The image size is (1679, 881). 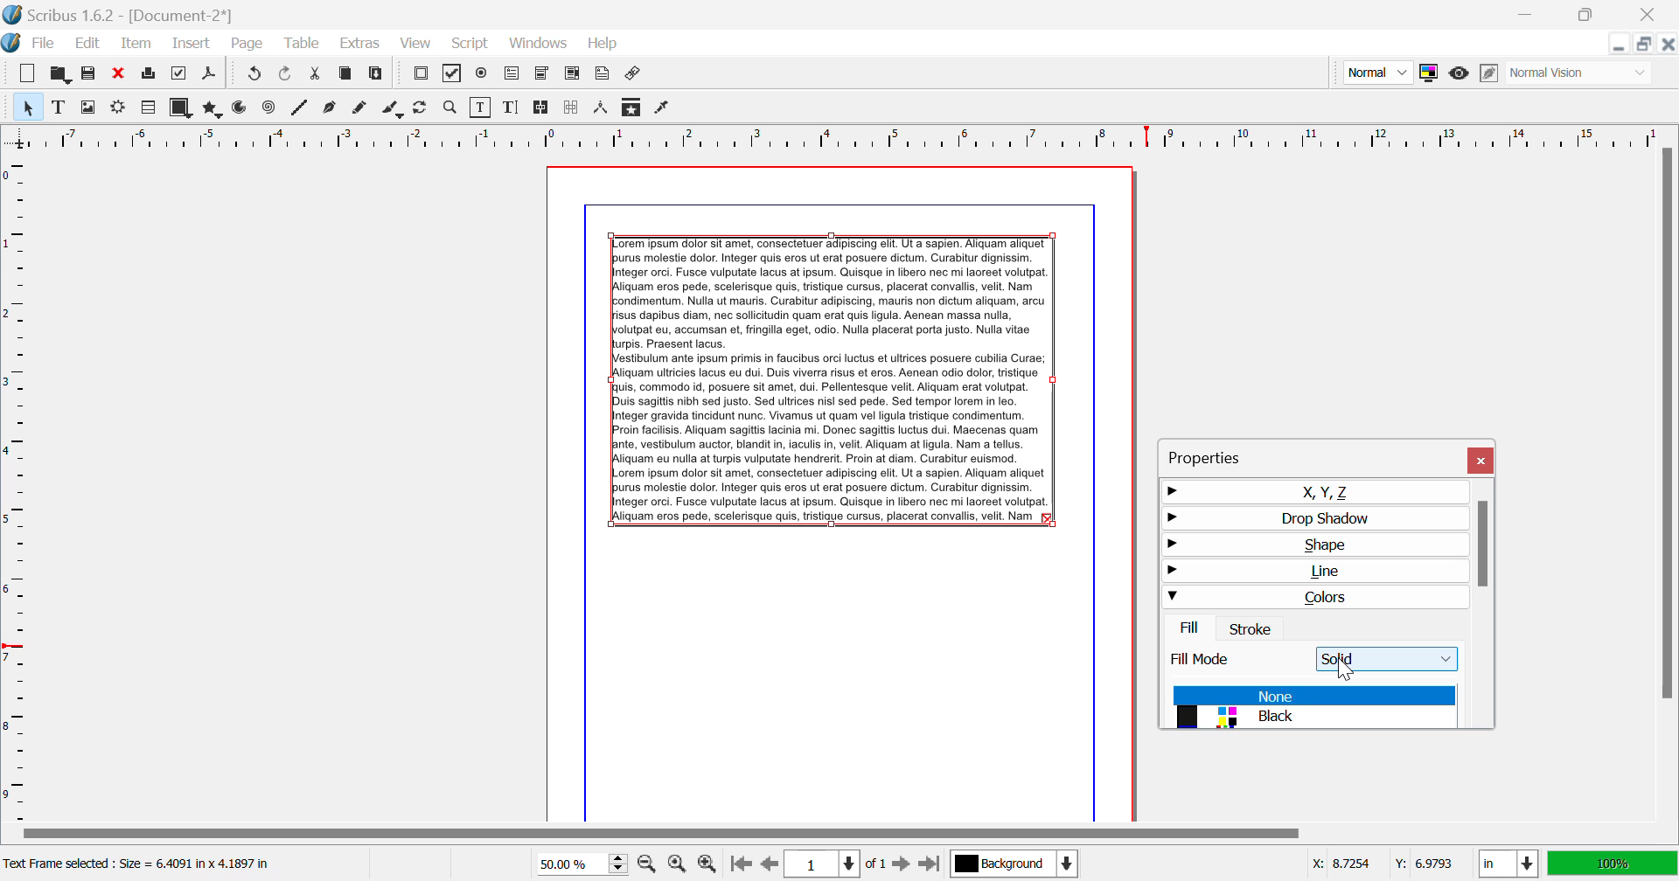 I want to click on Spiral, so click(x=268, y=108).